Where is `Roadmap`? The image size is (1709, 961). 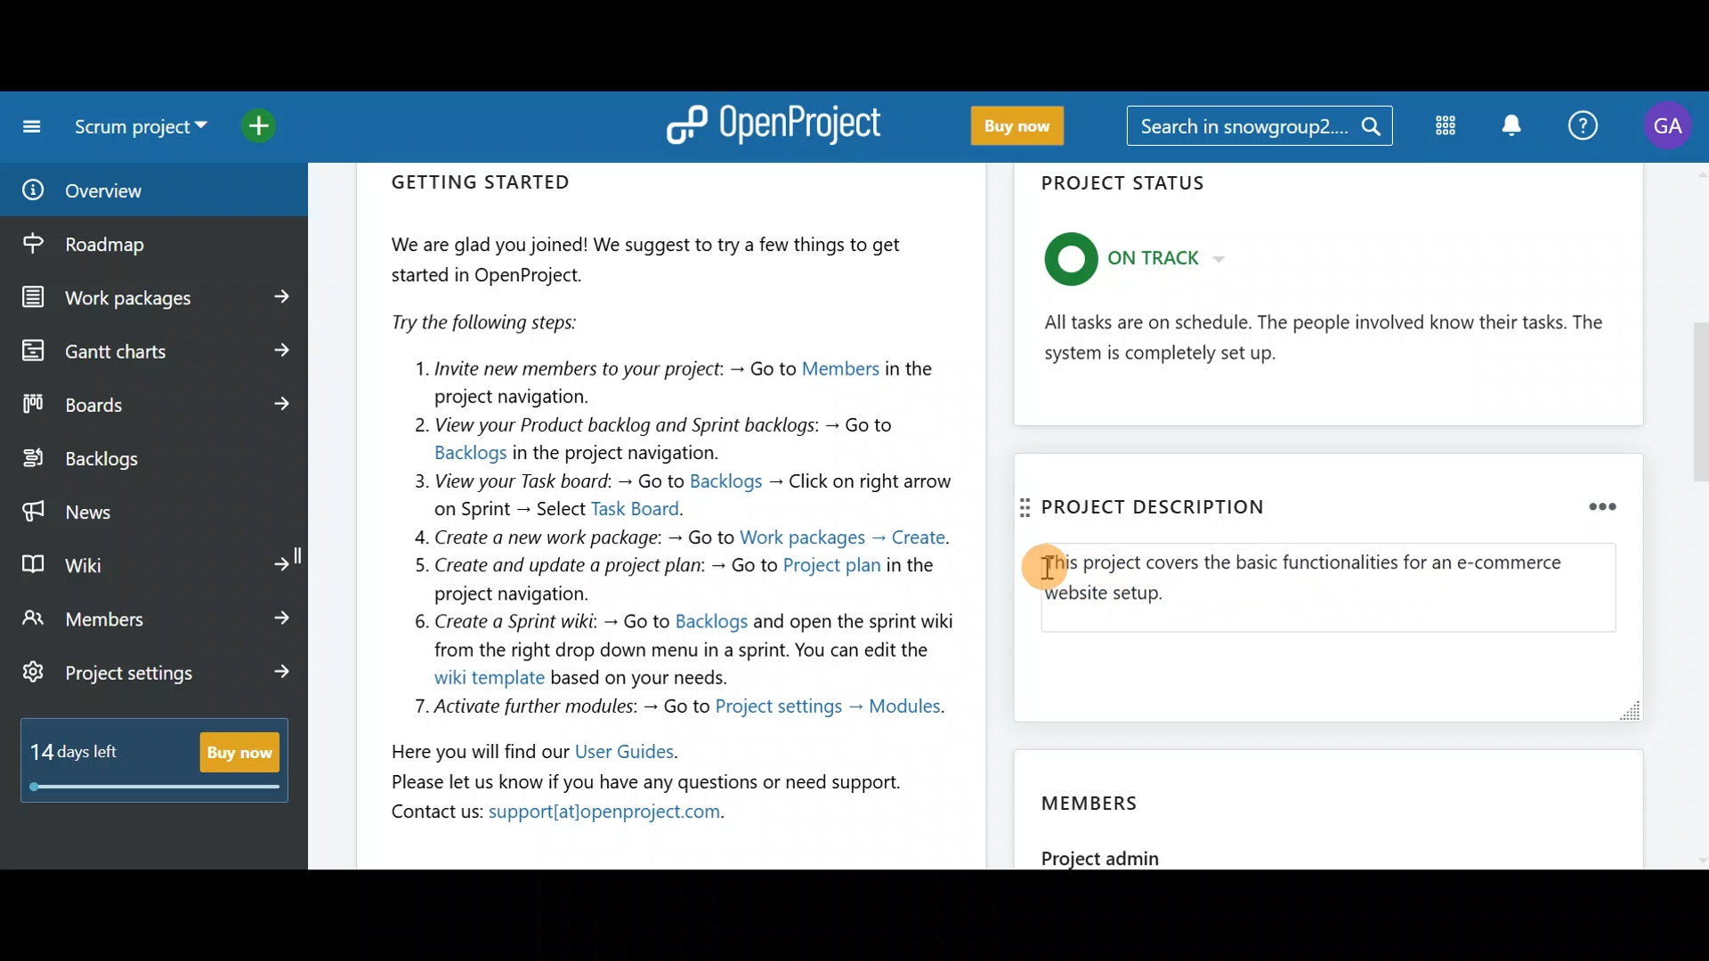
Roadmap is located at coordinates (123, 245).